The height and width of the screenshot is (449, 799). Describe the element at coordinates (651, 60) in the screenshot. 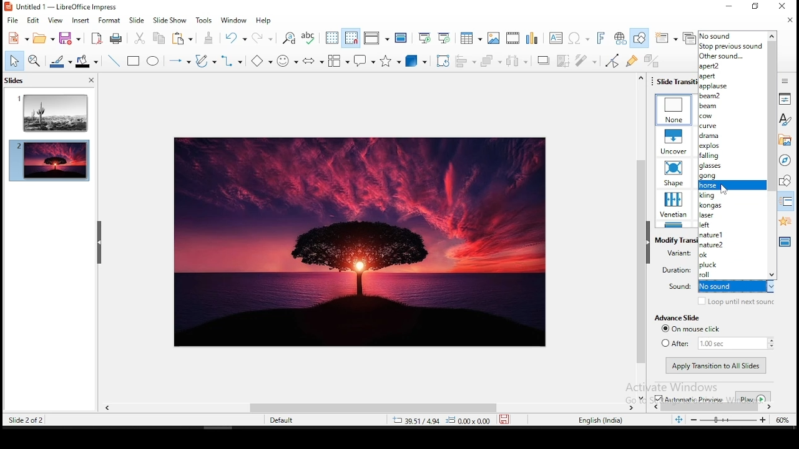

I see `toggle extrusiuon` at that location.